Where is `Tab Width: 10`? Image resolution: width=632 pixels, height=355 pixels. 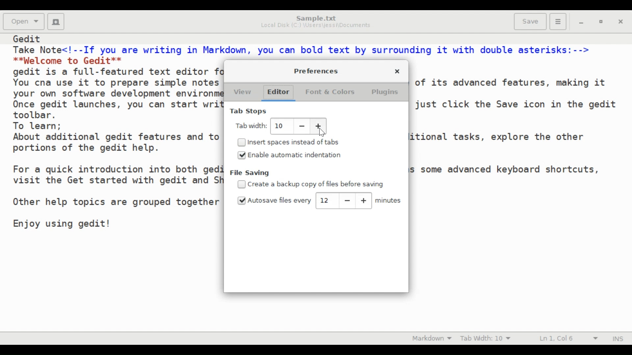 Tab Width: 10 is located at coordinates (489, 338).